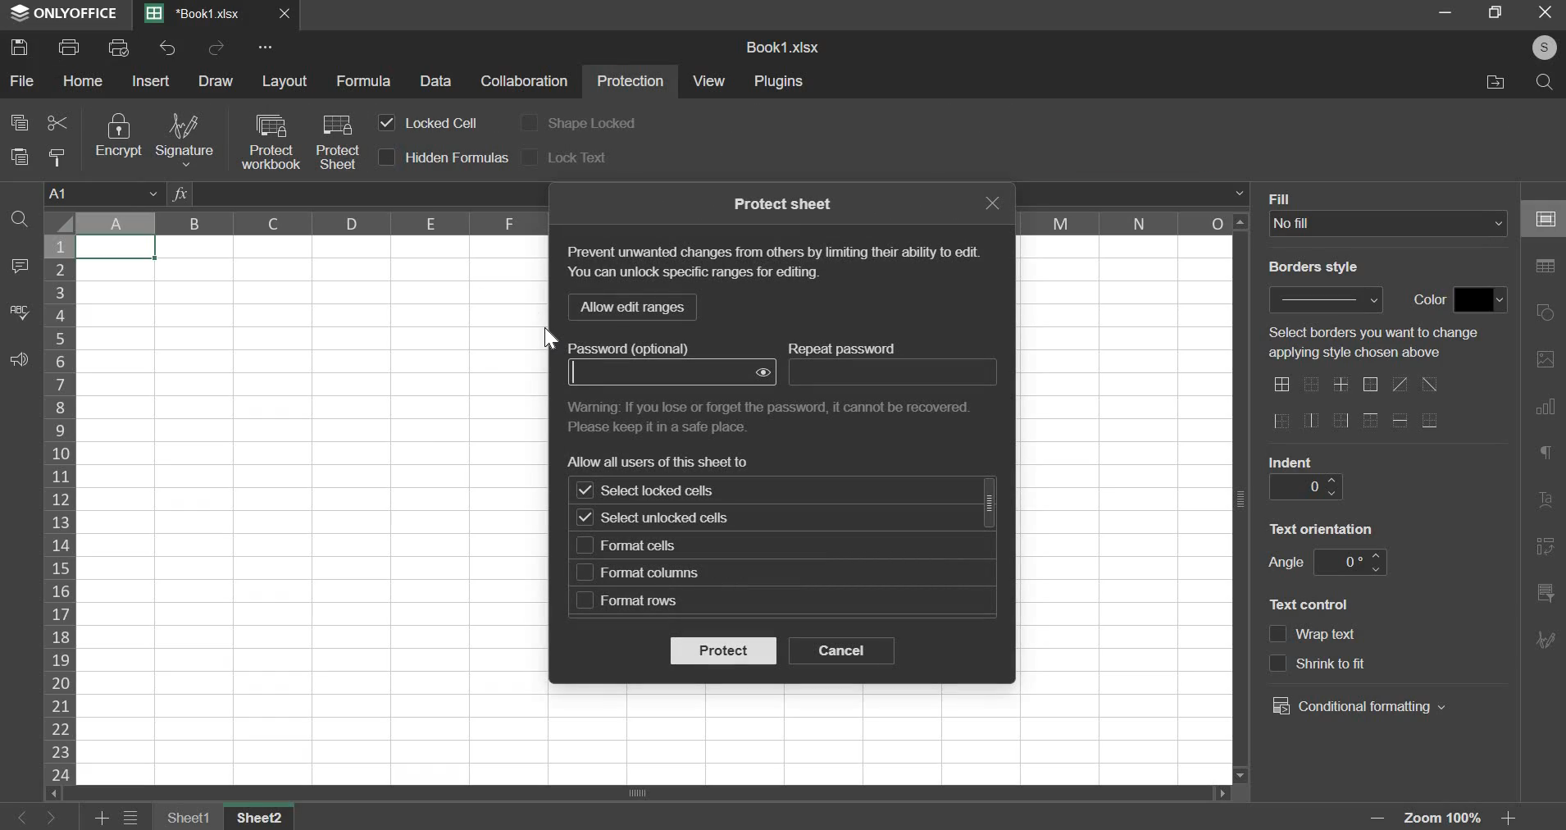  I want to click on comment, so click(16, 267).